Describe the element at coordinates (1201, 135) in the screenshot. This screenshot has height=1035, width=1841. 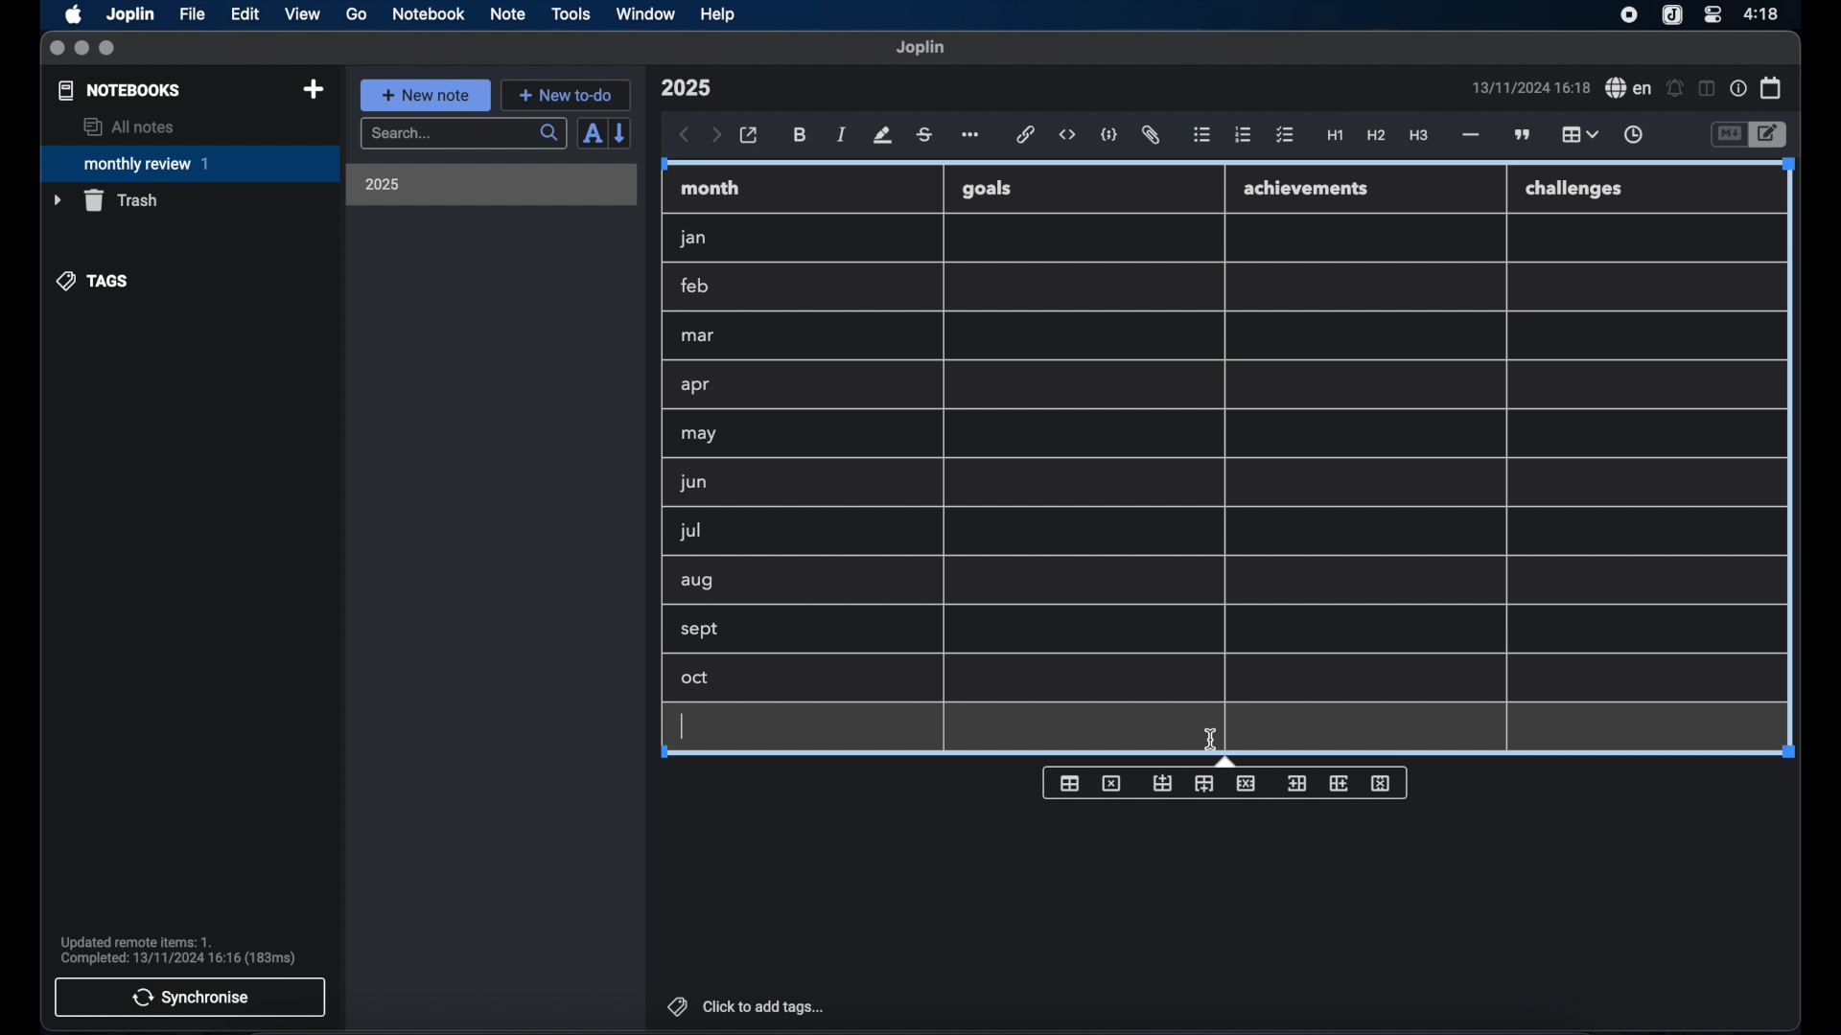
I see `bulleted list` at that location.